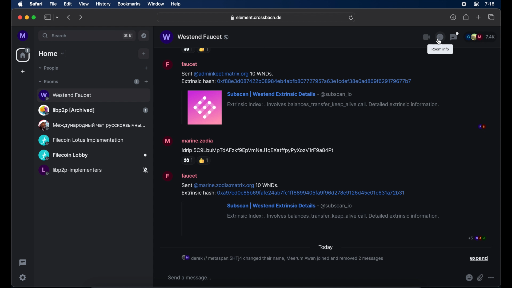  Describe the element at coordinates (27, 17) in the screenshot. I see `minimize` at that location.